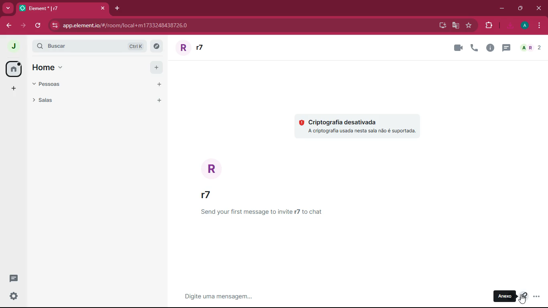 The height and width of the screenshot is (308, 548). I want to click on people, so click(51, 84).